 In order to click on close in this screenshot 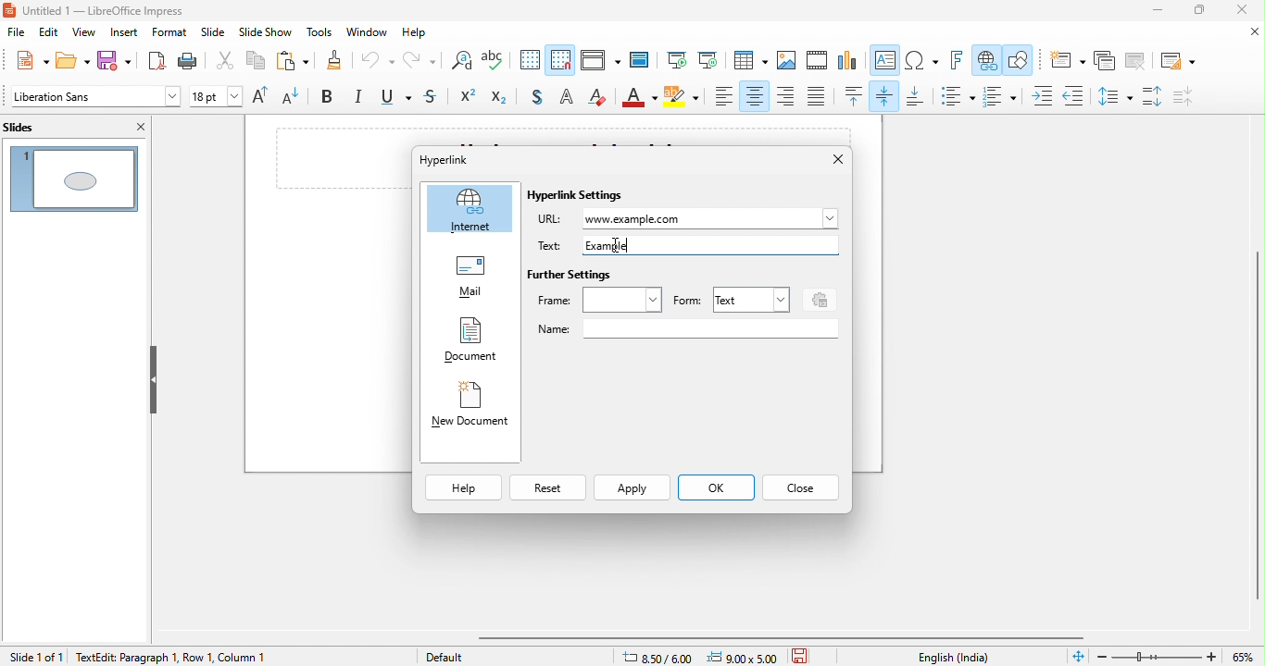, I will do `click(801, 487)`.